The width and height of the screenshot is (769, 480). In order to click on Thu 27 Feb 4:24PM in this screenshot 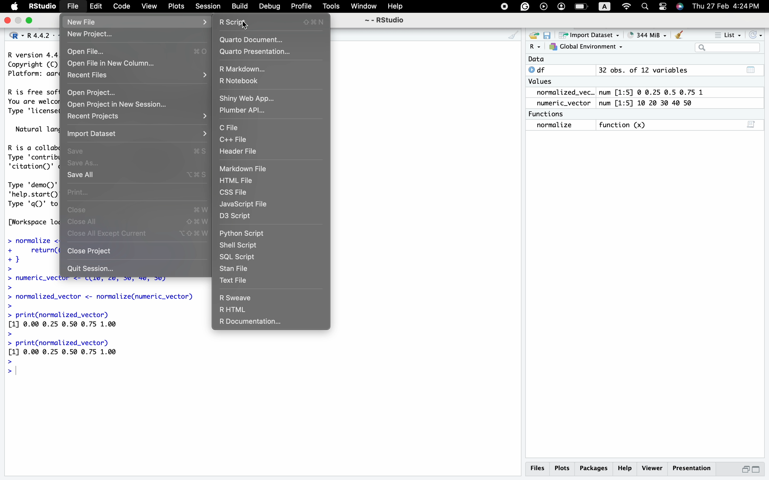, I will do `click(726, 6)`.